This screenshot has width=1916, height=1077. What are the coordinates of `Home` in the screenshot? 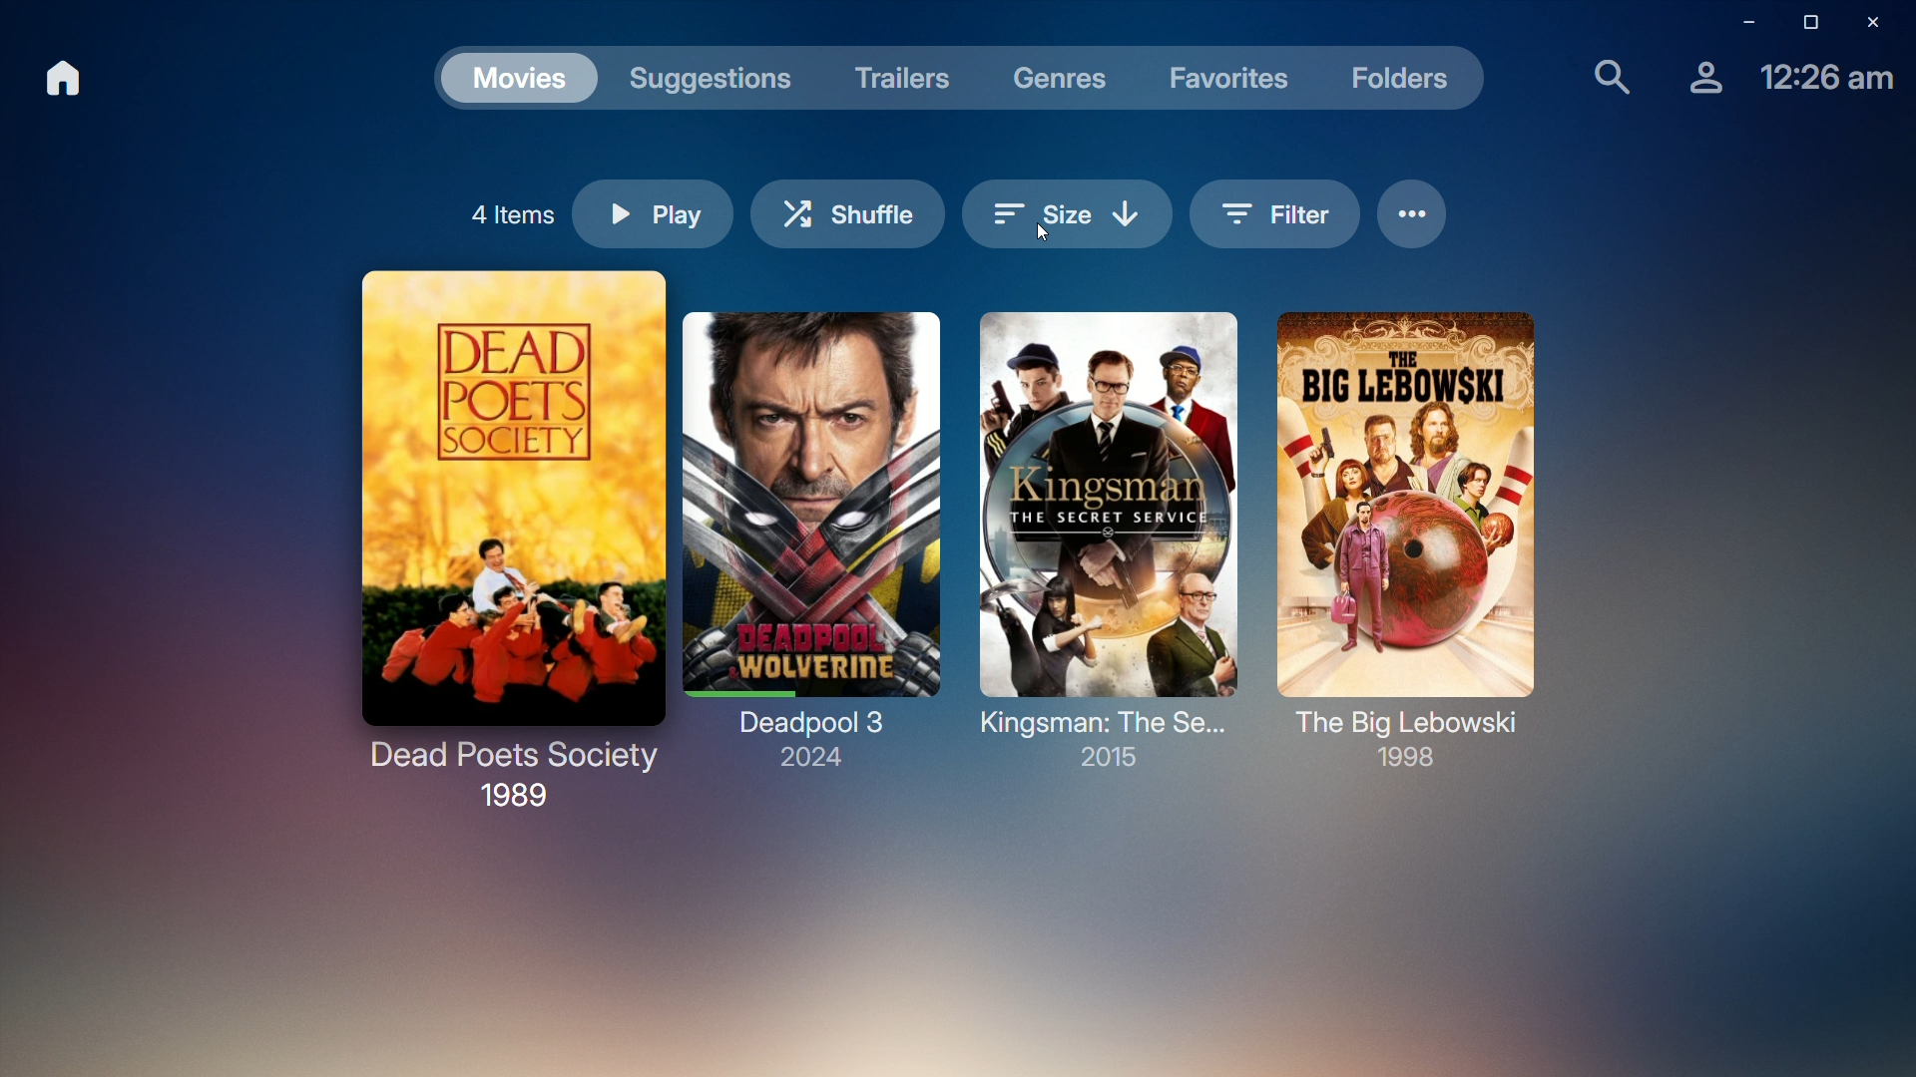 It's located at (68, 82).